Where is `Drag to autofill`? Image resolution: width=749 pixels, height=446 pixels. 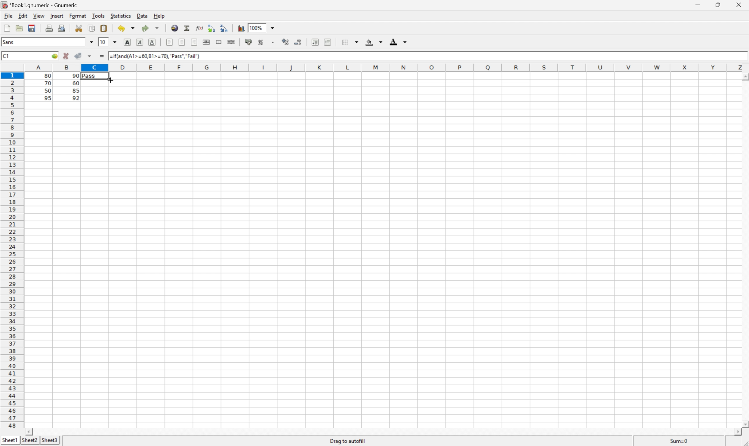 Drag to autofill is located at coordinates (348, 439).